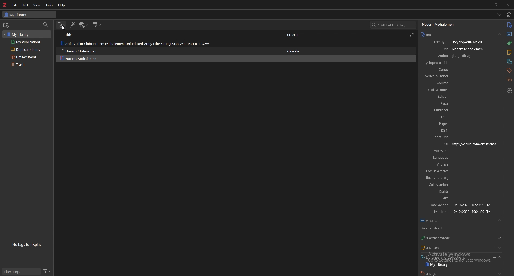 This screenshot has width=514, height=276. I want to click on locate, so click(510, 90).